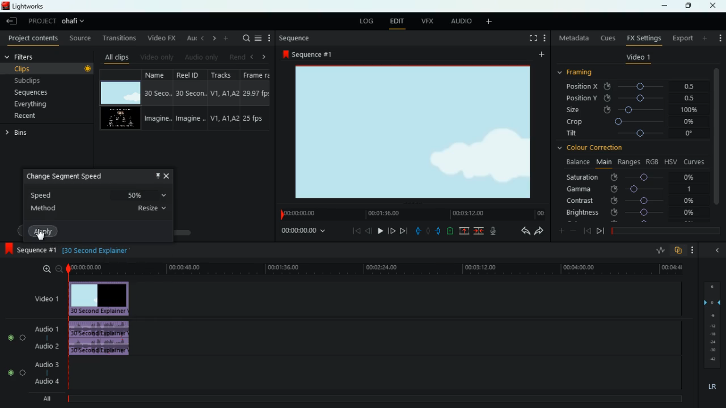 The height and width of the screenshot is (408, 726). What do you see at coordinates (353, 232) in the screenshot?
I see `beggining` at bounding box center [353, 232].